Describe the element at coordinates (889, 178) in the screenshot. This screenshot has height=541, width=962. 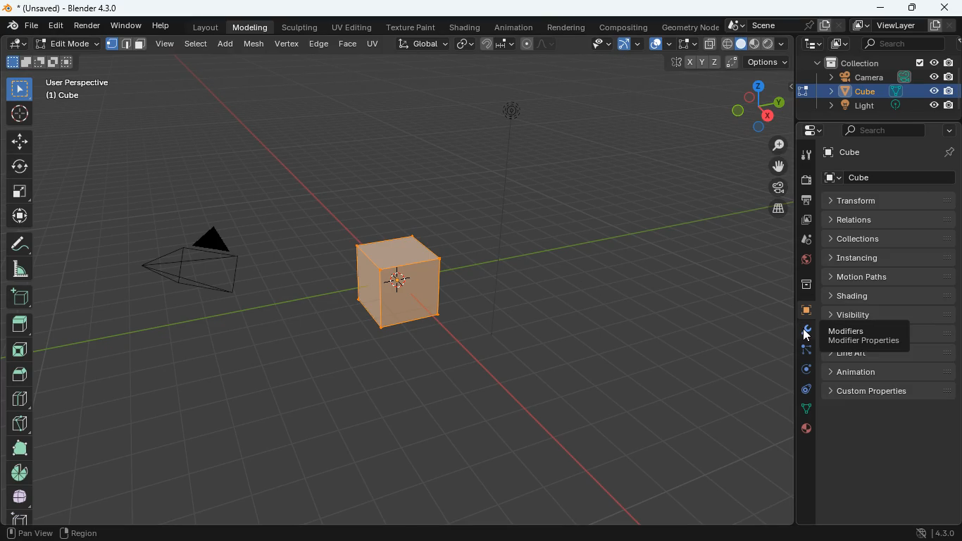
I see `cube` at that location.